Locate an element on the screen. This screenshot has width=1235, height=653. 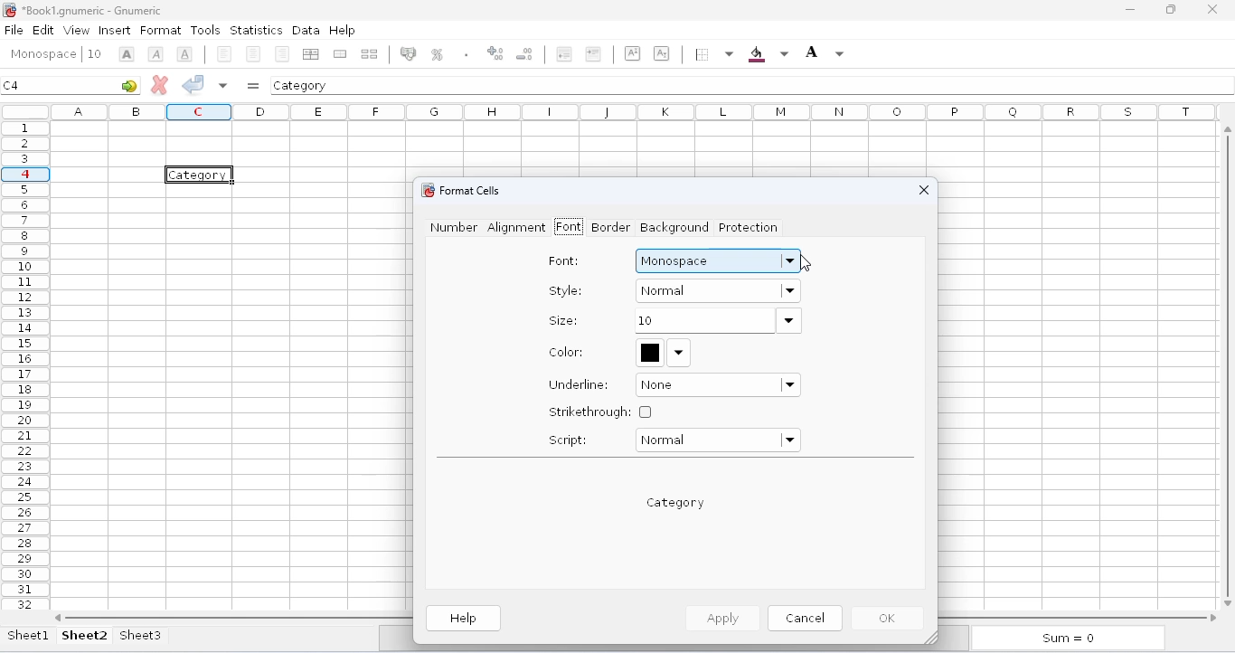
format the selection as percentage is located at coordinates (436, 54).